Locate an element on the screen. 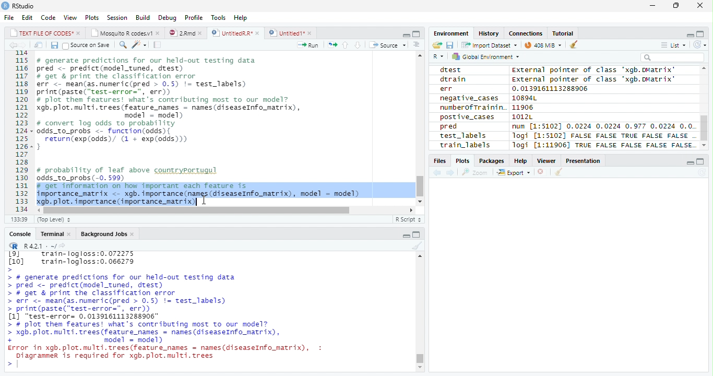 Image resolution: width=713 pixels, height=376 pixels. Scroll is located at coordinates (420, 311).